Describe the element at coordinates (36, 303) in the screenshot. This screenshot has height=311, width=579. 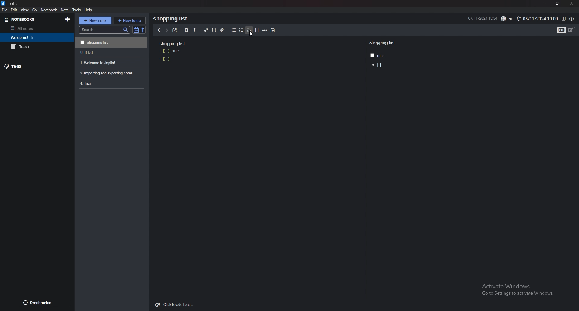
I see `synchronize` at that location.